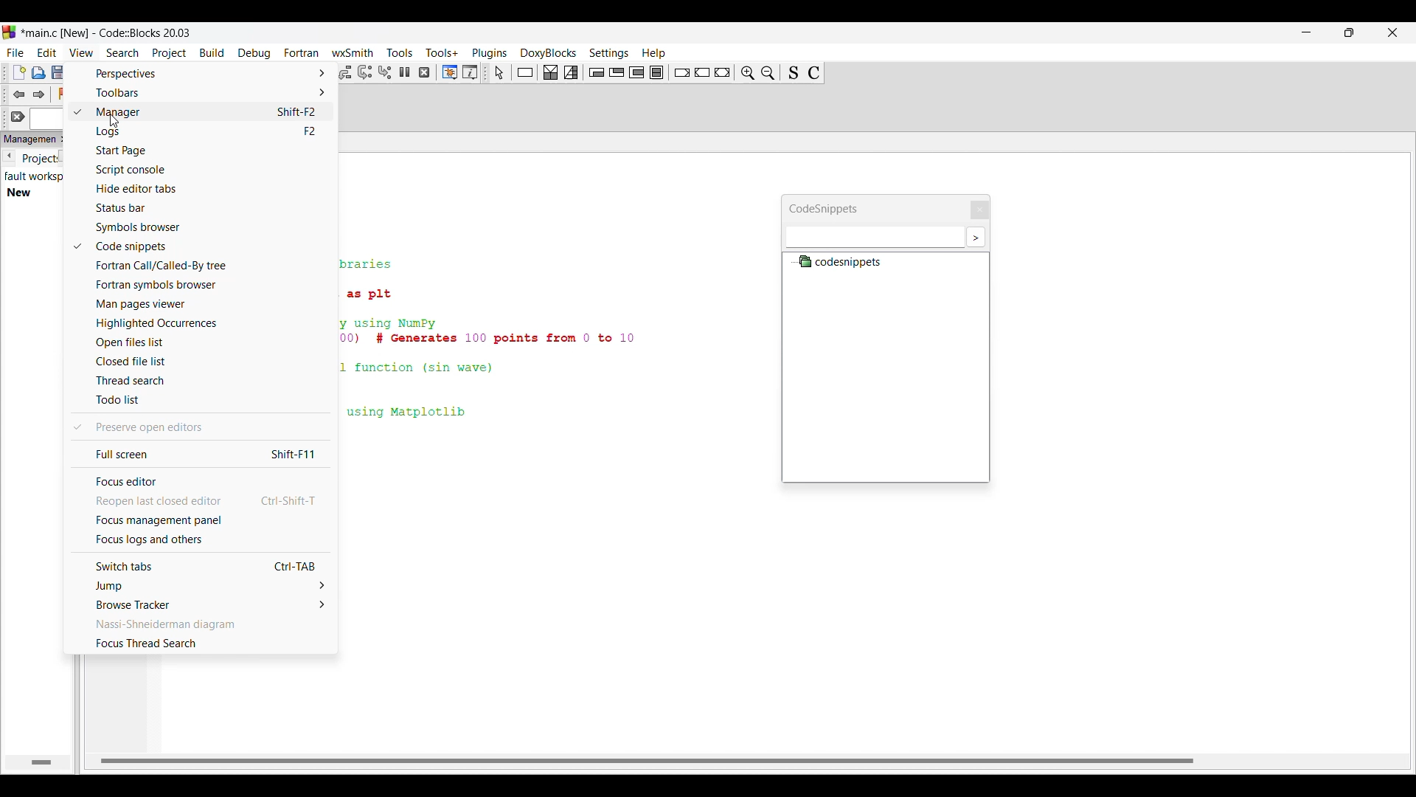 Image resolution: width=1416 pixels, height=797 pixels. I want to click on Panel title, so click(28, 139).